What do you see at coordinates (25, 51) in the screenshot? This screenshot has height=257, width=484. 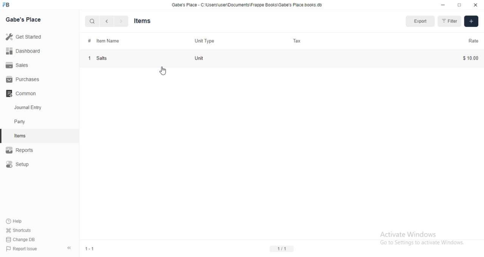 I see `Dashboard` at bounding box center [25, 51].